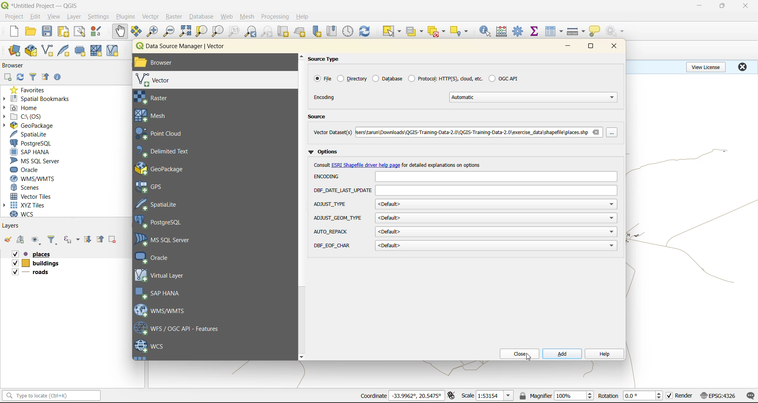  What do you see at coordinates (248, 17) in the screenshot?
I see `mesh` at bounding box center [248, 17].